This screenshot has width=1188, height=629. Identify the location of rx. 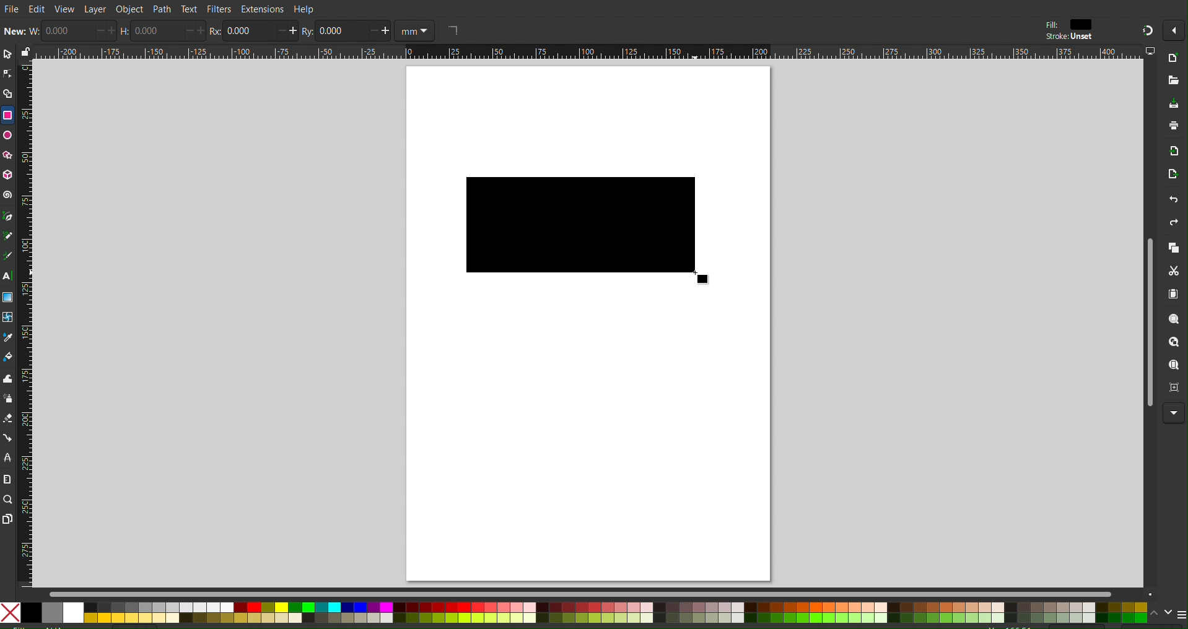
(215, 32).